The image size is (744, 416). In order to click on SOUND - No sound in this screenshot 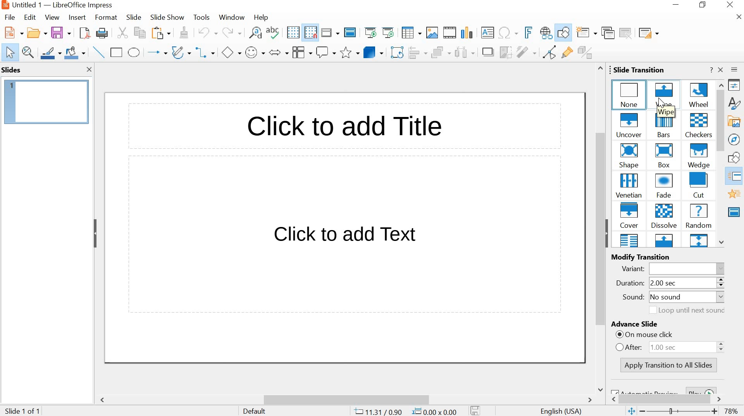, I will do `click(670, 298)`.